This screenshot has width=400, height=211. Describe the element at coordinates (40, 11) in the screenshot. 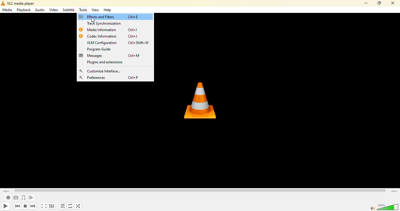

I see `audio` at that location.